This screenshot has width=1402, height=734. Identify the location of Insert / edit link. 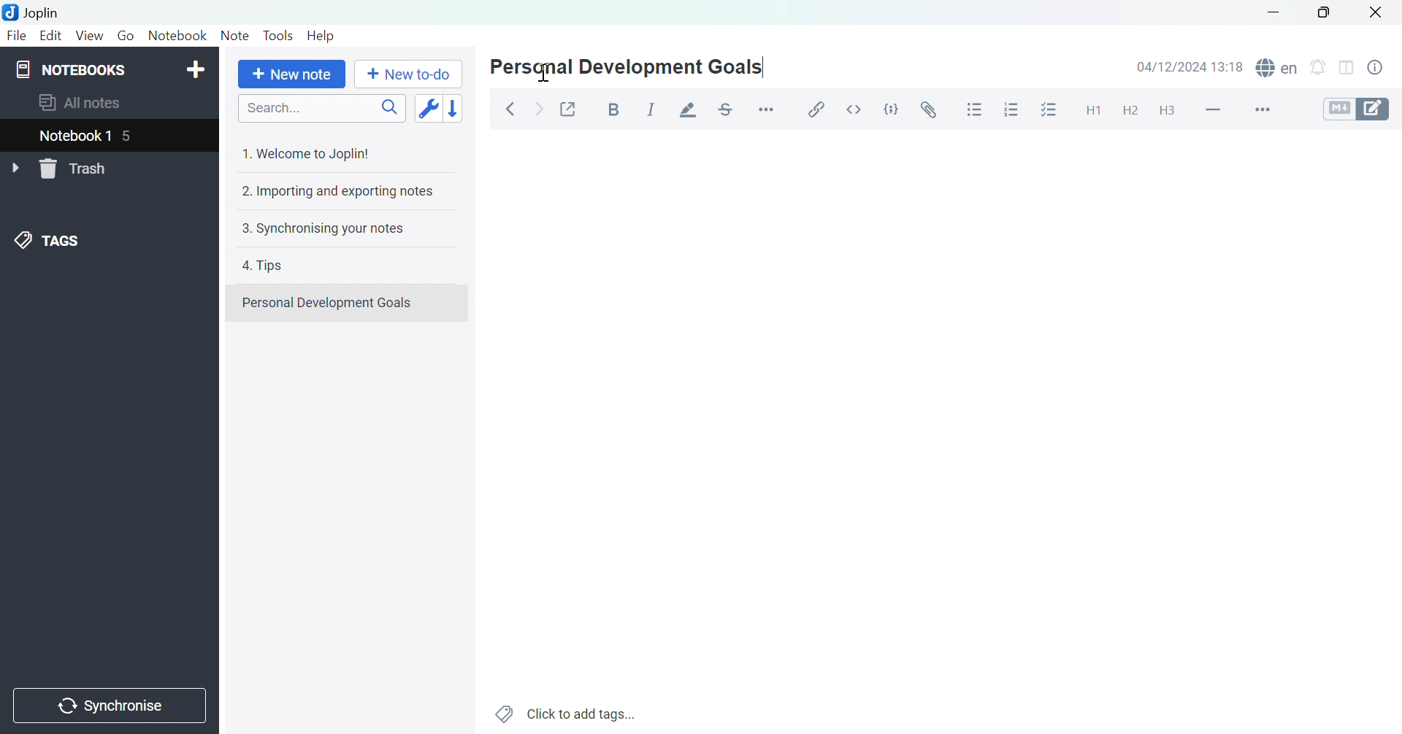
(820, 110).